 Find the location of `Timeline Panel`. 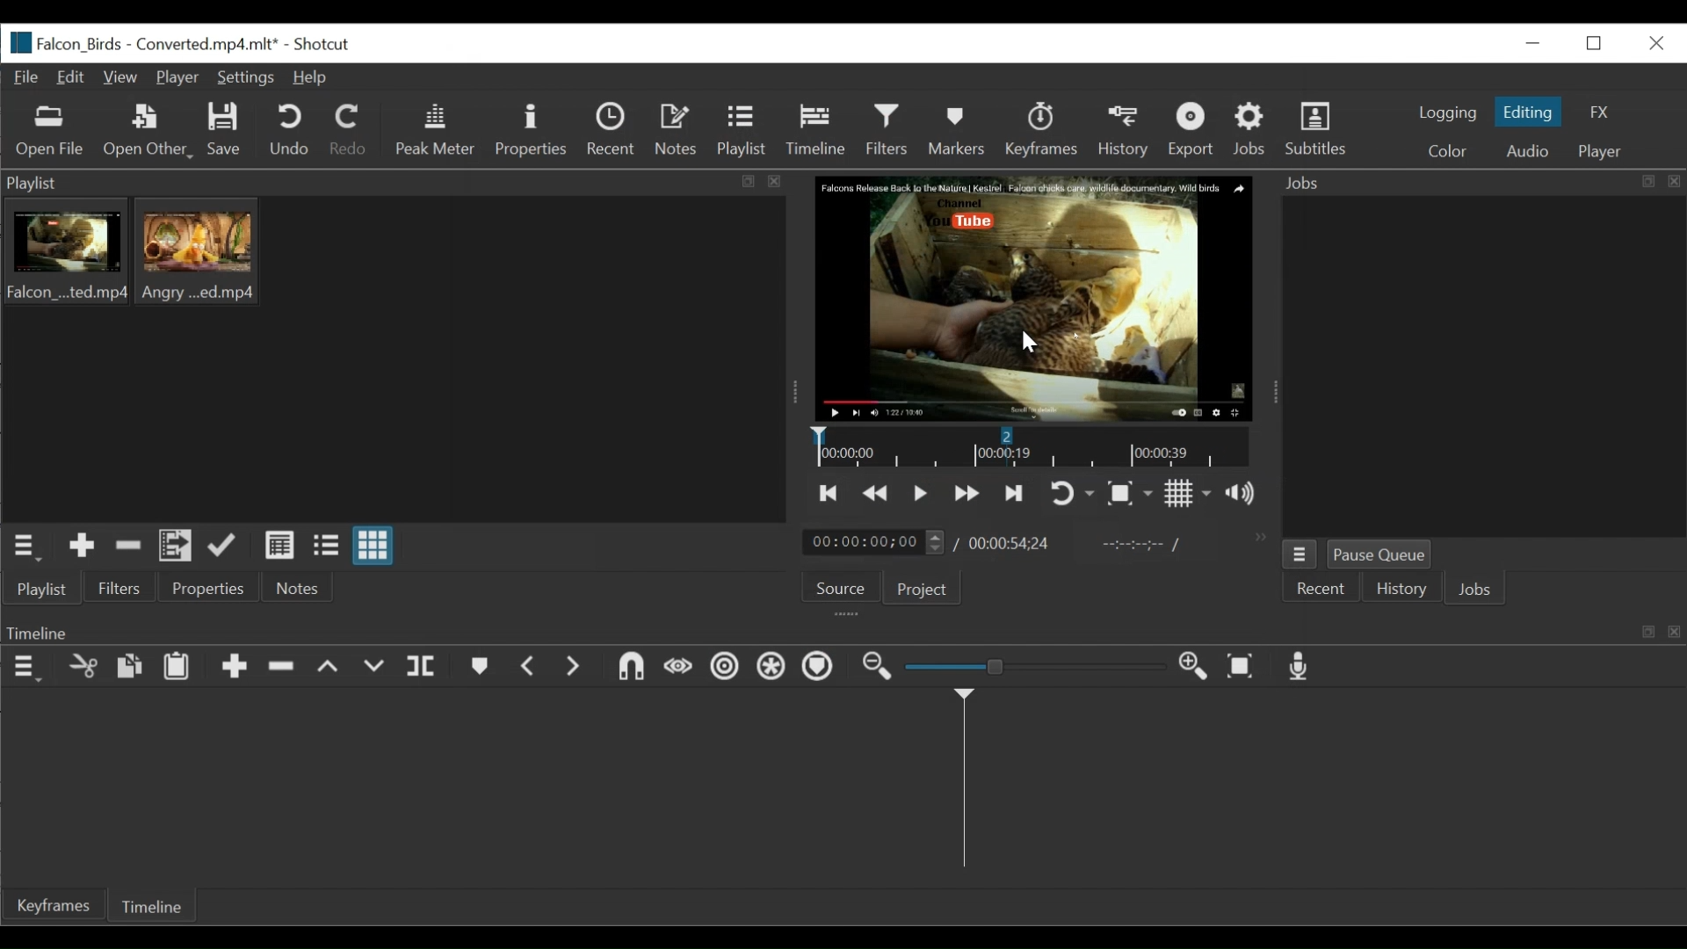

Timeline Panel is located at coordinates (842, 632).